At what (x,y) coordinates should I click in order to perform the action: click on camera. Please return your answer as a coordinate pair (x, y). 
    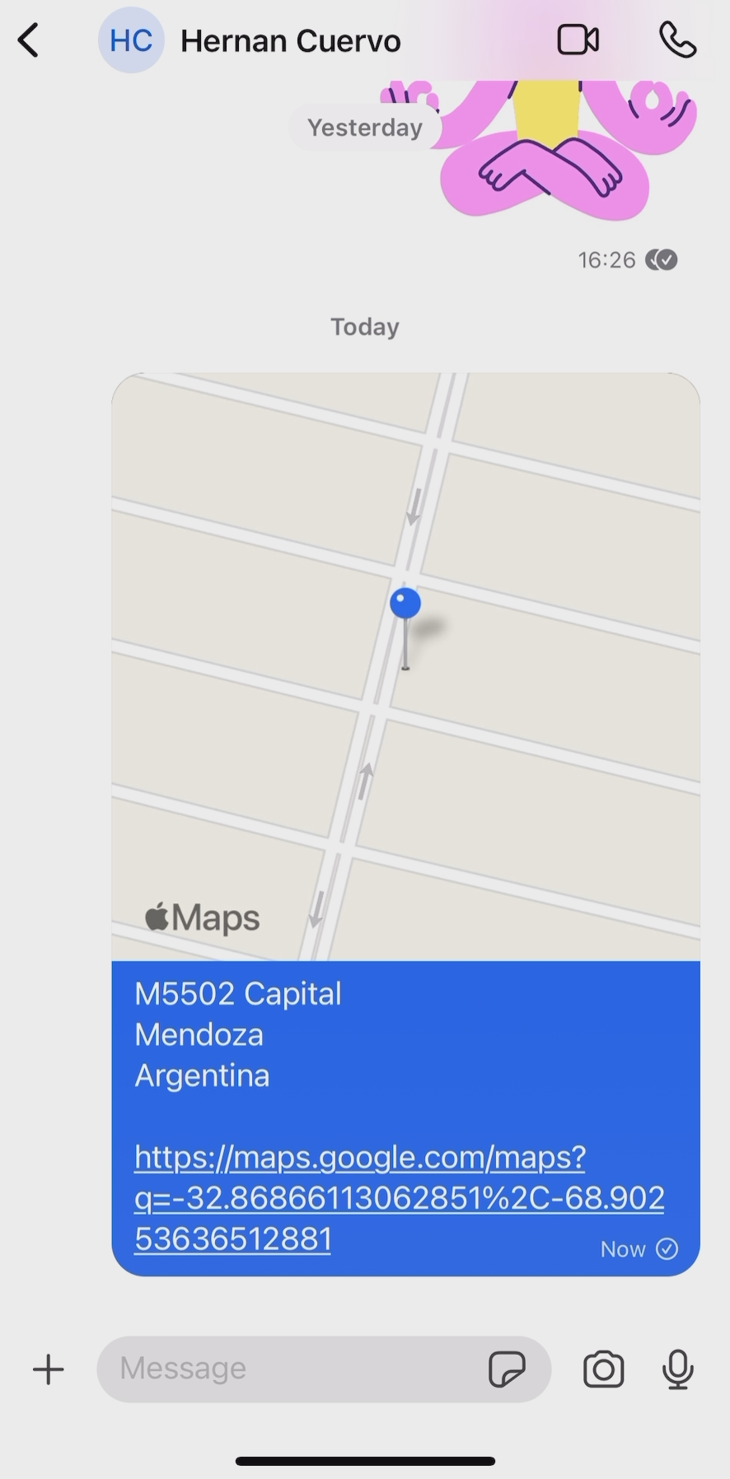
    Looking at the image, I should click on (603, 1365).